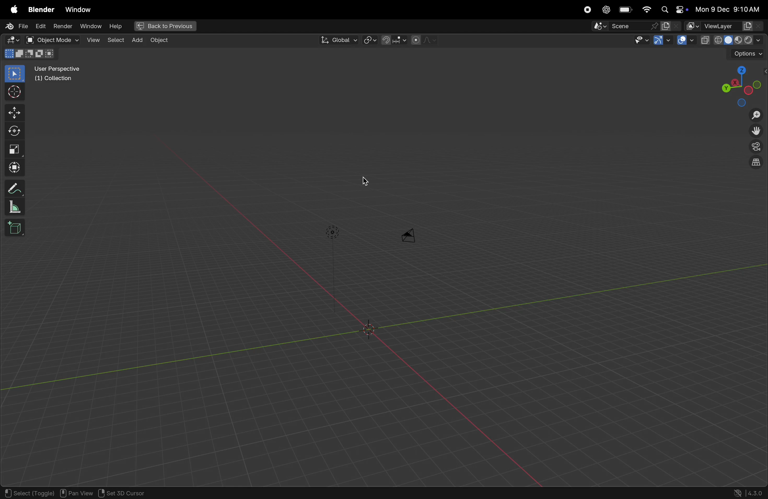 The width and height of the screenshot is (768, 499). What do you see at coordinates (159, 40) in the screenshot?
I see `object` at bounding box center [159, 40].